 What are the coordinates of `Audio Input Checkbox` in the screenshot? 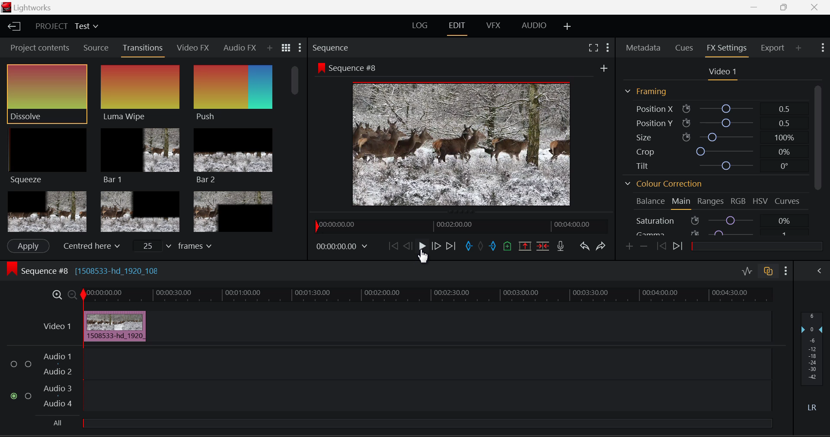 It's located at (15, 396).